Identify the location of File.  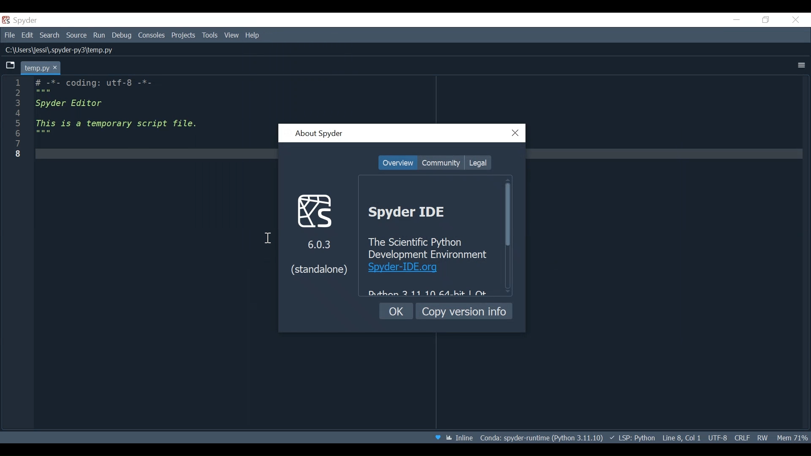
(10, 35).